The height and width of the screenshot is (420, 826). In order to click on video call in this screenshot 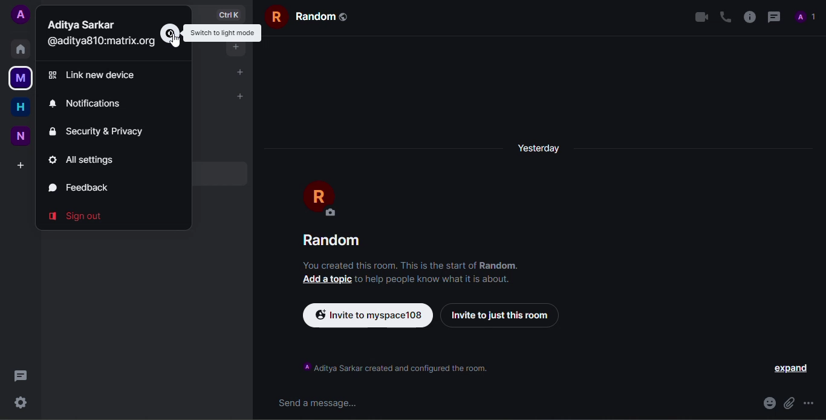, I will do `click(701, 16)`.